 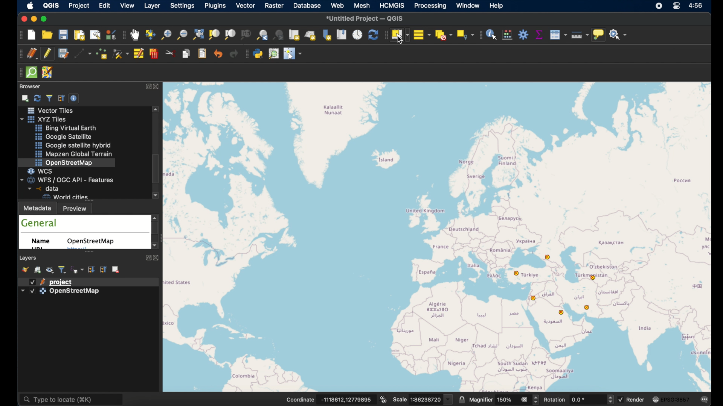 What do you see at coordinates (53, 5) in the screenshot?
I see `QGIS` at bounding box center [53, 5].